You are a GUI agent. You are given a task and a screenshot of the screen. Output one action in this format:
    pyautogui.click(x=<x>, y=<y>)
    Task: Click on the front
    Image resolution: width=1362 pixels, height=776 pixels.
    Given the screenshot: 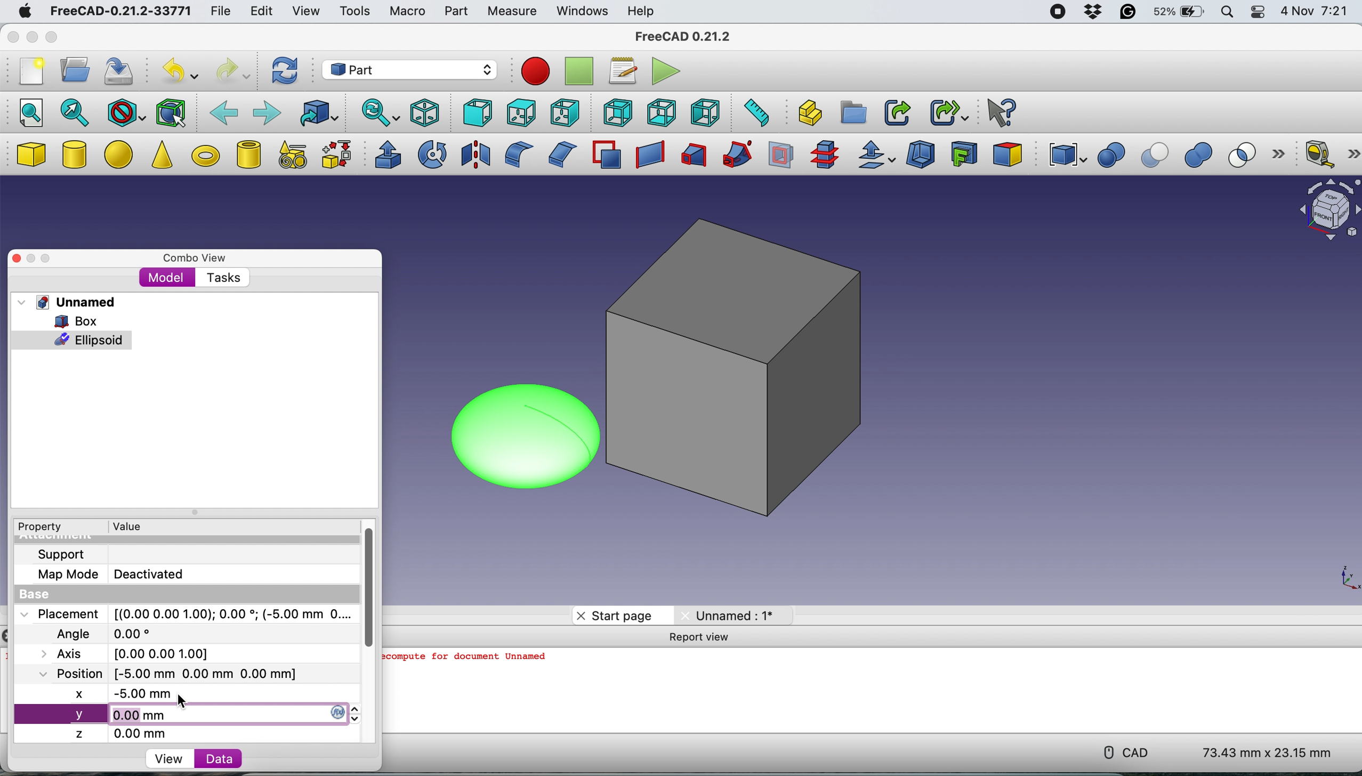 What is the action you would take?
    pyautogui.click(x=475, y=113)
    